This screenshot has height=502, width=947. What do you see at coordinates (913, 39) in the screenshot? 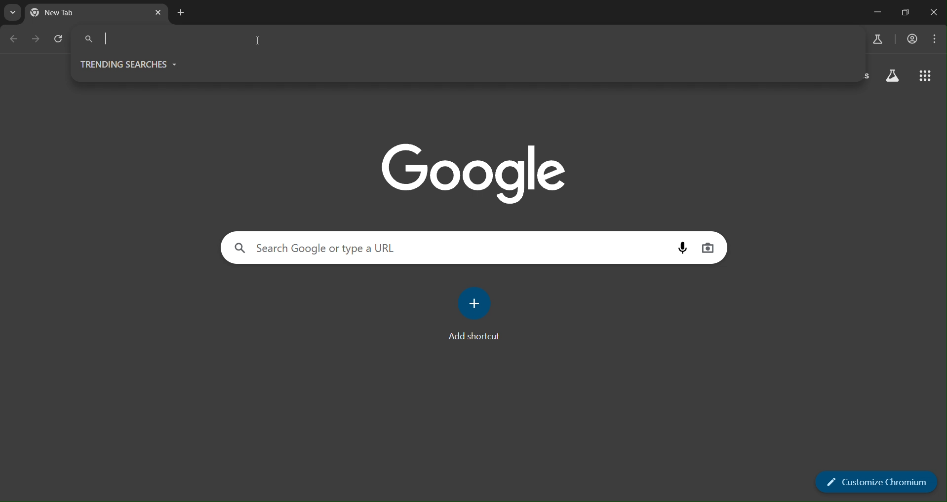
I see `accounts` at bounding box center [913, 39].